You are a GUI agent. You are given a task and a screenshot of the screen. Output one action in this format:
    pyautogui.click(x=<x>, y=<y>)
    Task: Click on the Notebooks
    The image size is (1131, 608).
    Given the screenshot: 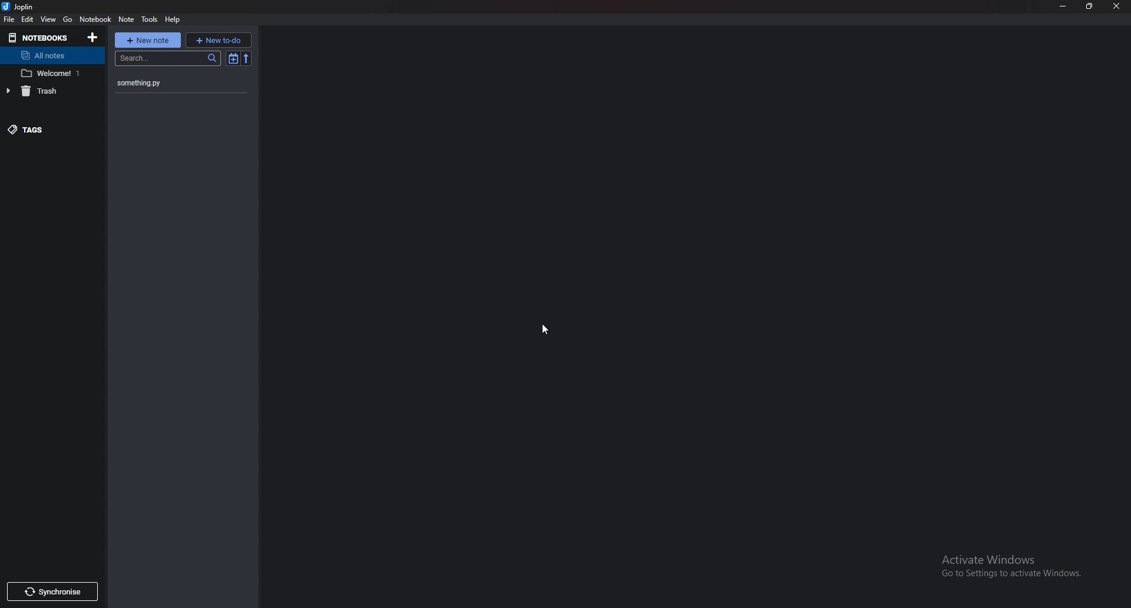 What is the action you would take?
    pyautogui.click(x=41, y=37)
    